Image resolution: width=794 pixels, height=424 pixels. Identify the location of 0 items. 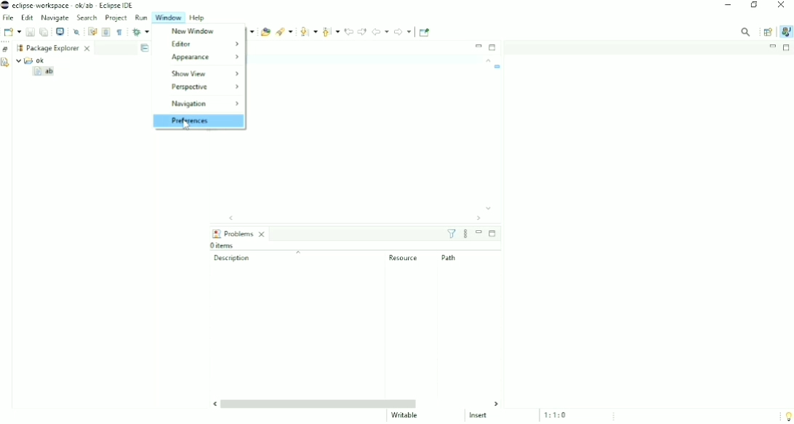
(222, 245).